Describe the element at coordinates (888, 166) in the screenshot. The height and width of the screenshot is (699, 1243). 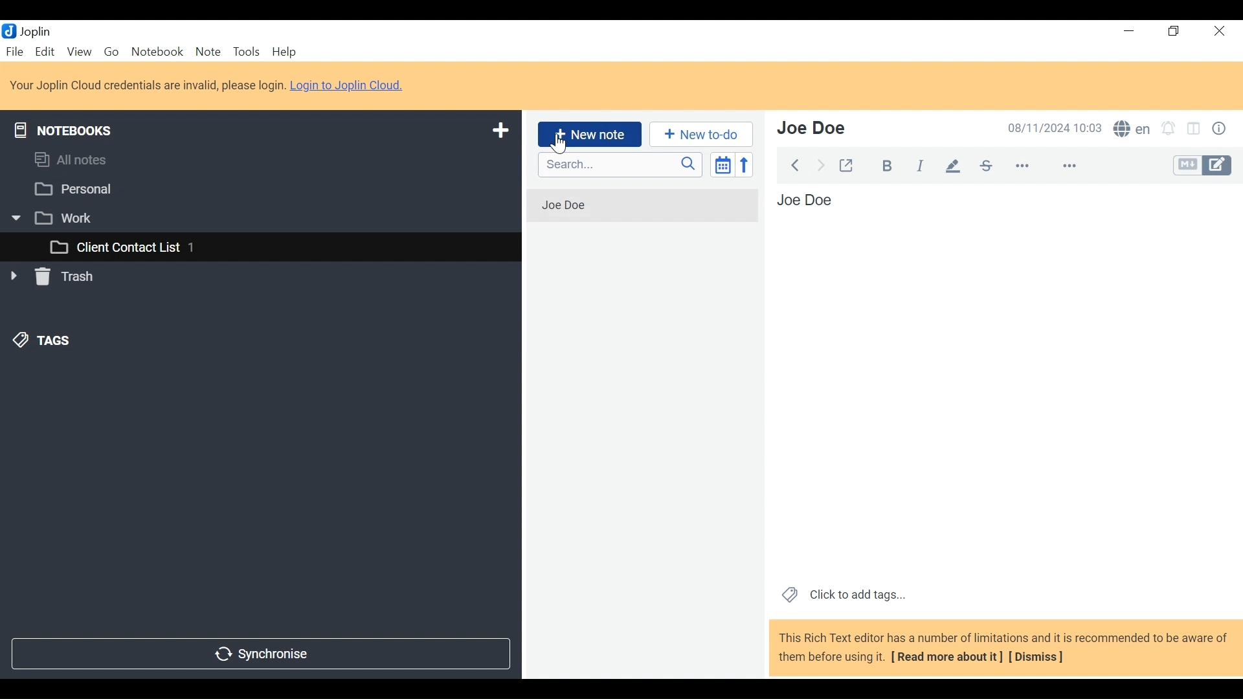
I see `Bold` at that location.